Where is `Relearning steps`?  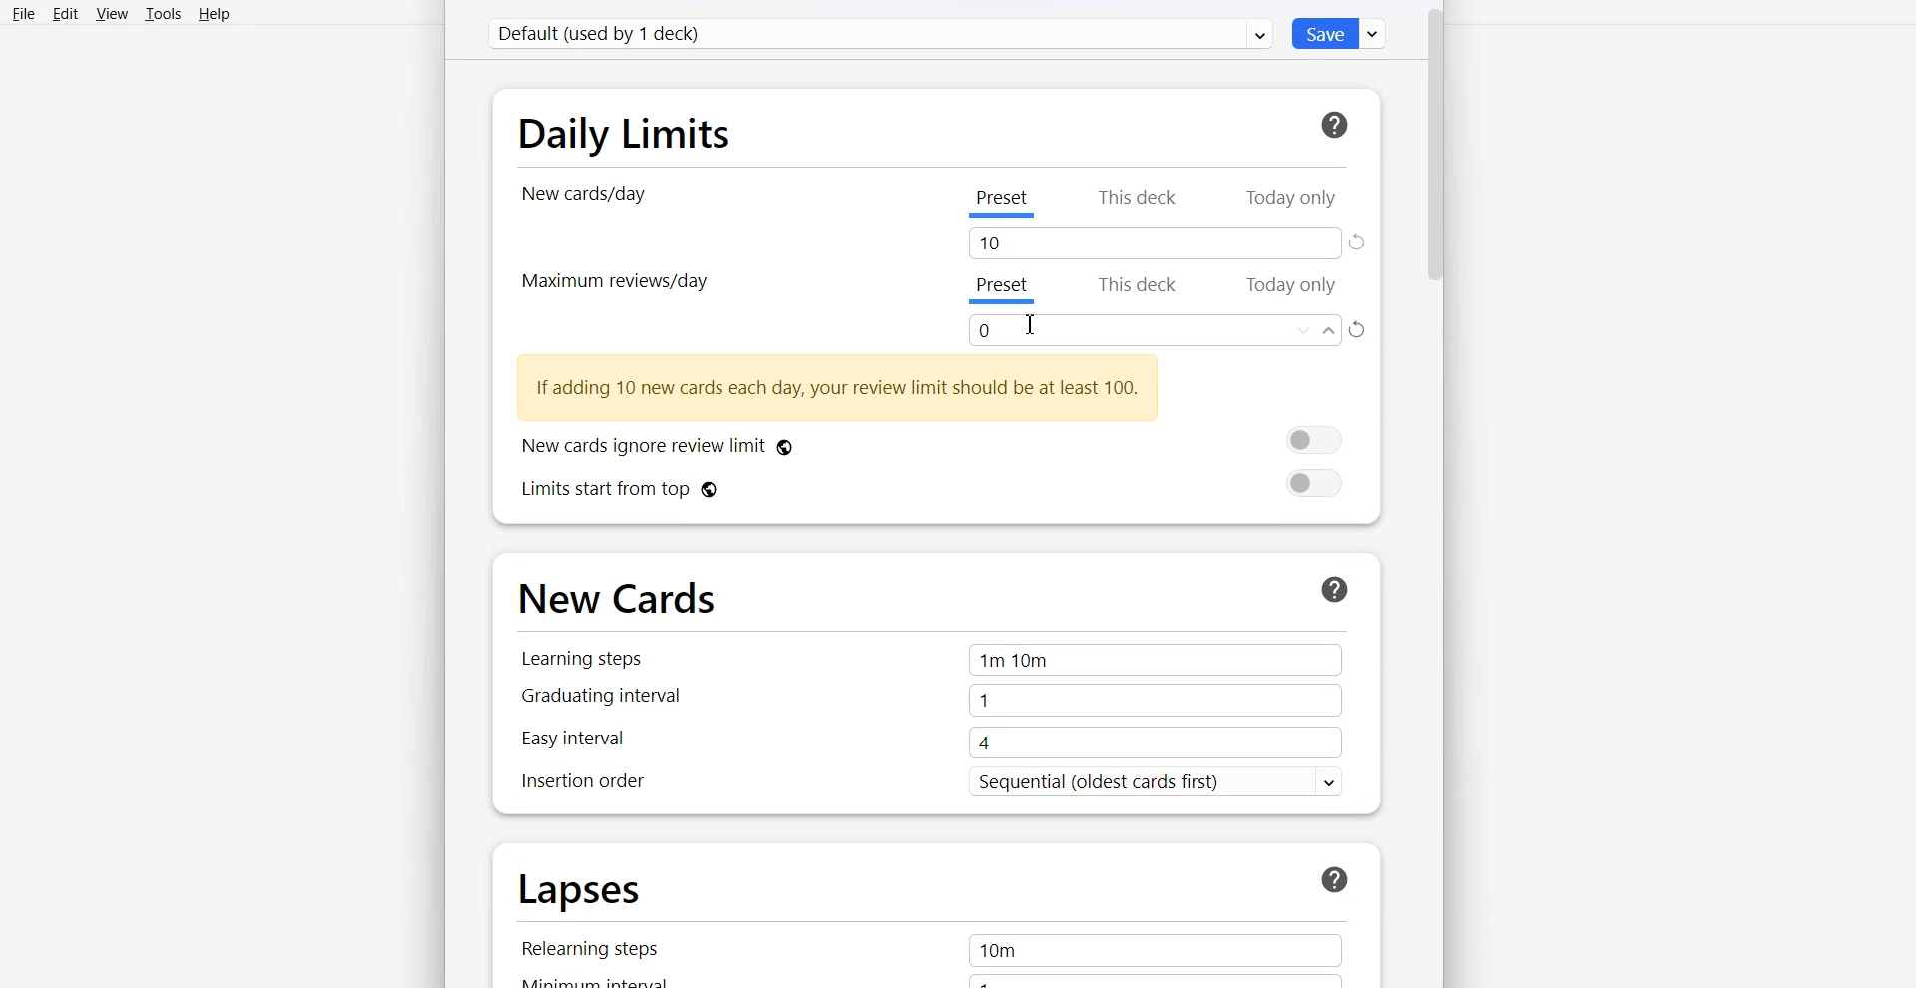 Relearning steps is located at coordinates (934, 949).